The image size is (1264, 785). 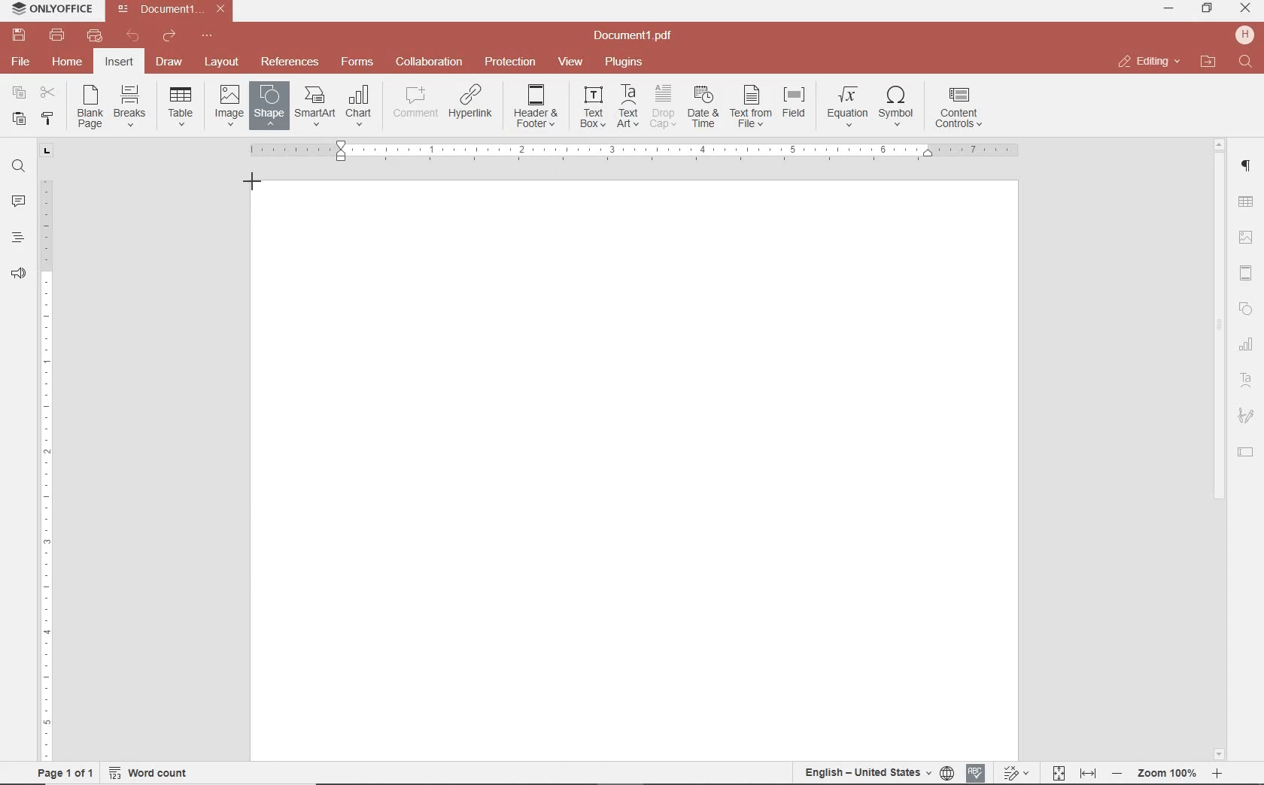 I want to click on DROP CAP, so click(x=663, y=107).